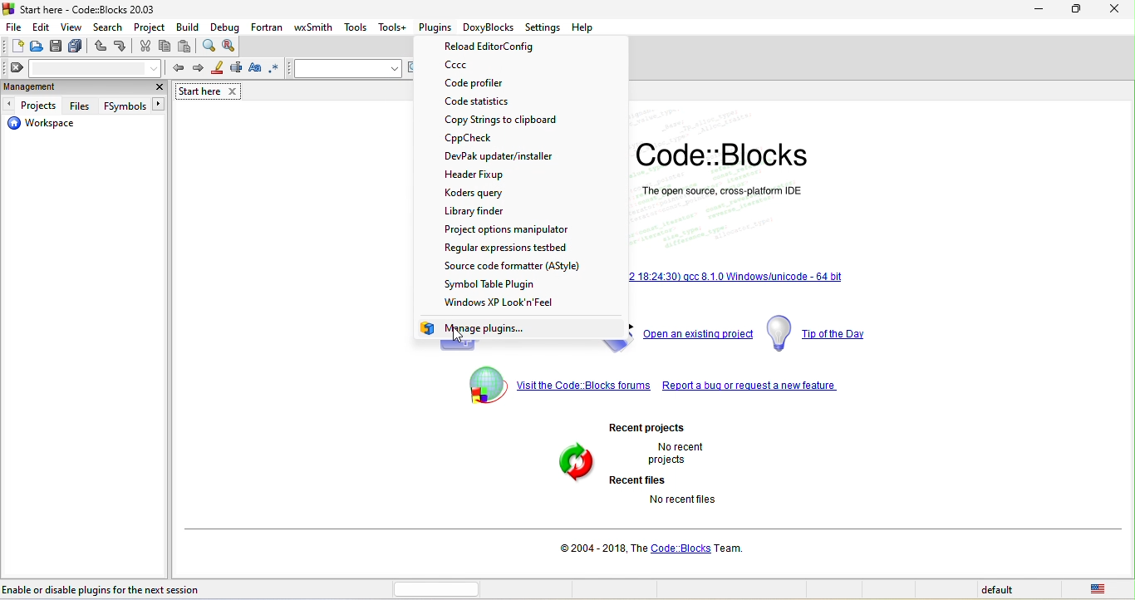 The height and width of the screenshot is (600, 1135). I want to click on search to text, so click(346, 68).